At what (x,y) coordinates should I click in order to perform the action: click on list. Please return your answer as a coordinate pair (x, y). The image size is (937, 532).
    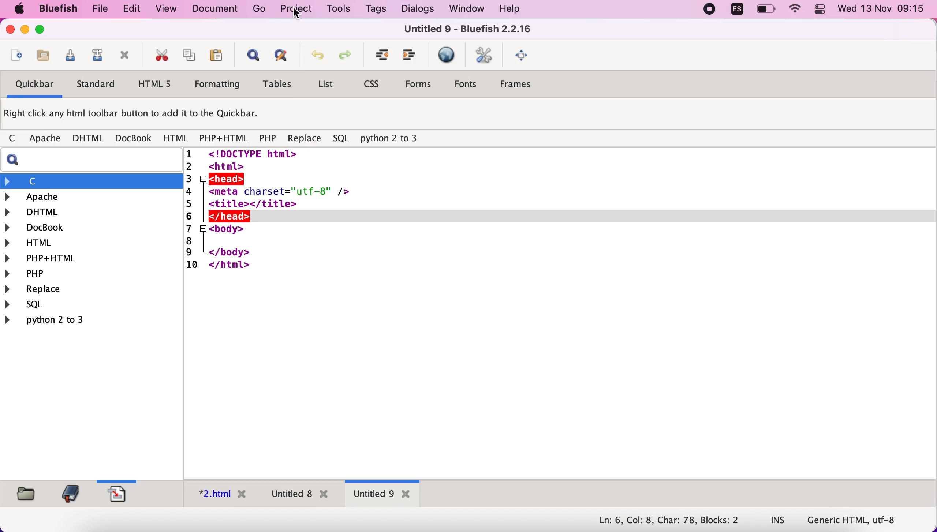
    Looking at the image, I should click on (326, 86).